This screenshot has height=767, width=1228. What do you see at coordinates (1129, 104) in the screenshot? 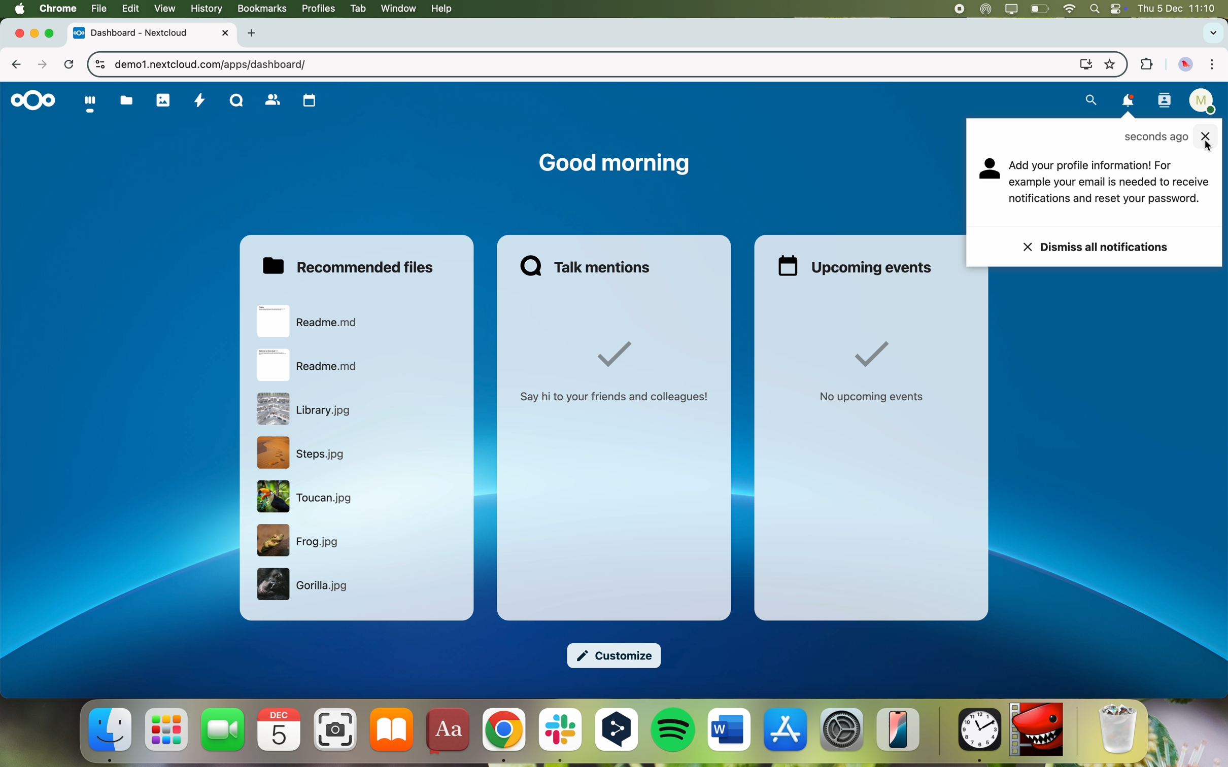
I see `click on notifications` at bounding box center [1129, 104].